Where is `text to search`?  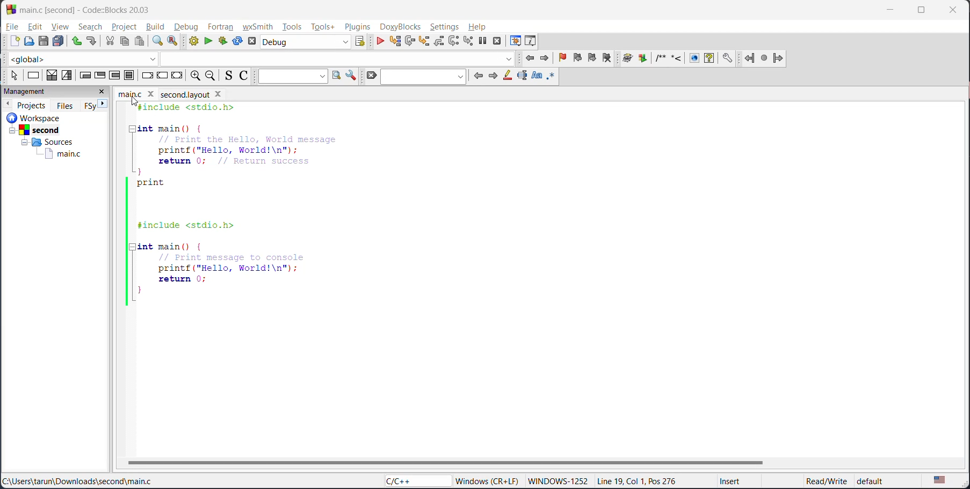 text to search is located at coordinates (291, 76).